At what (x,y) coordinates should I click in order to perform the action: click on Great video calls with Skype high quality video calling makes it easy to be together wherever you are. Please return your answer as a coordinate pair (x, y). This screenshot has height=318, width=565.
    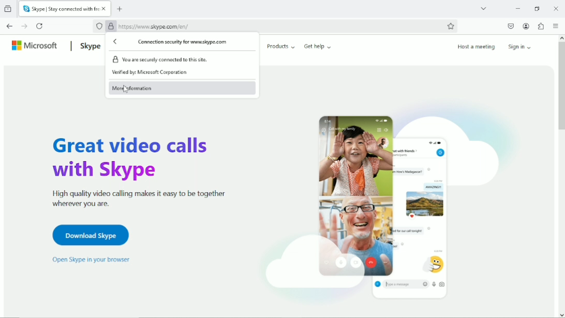
    Looking at the image, I should click on (135, 170).